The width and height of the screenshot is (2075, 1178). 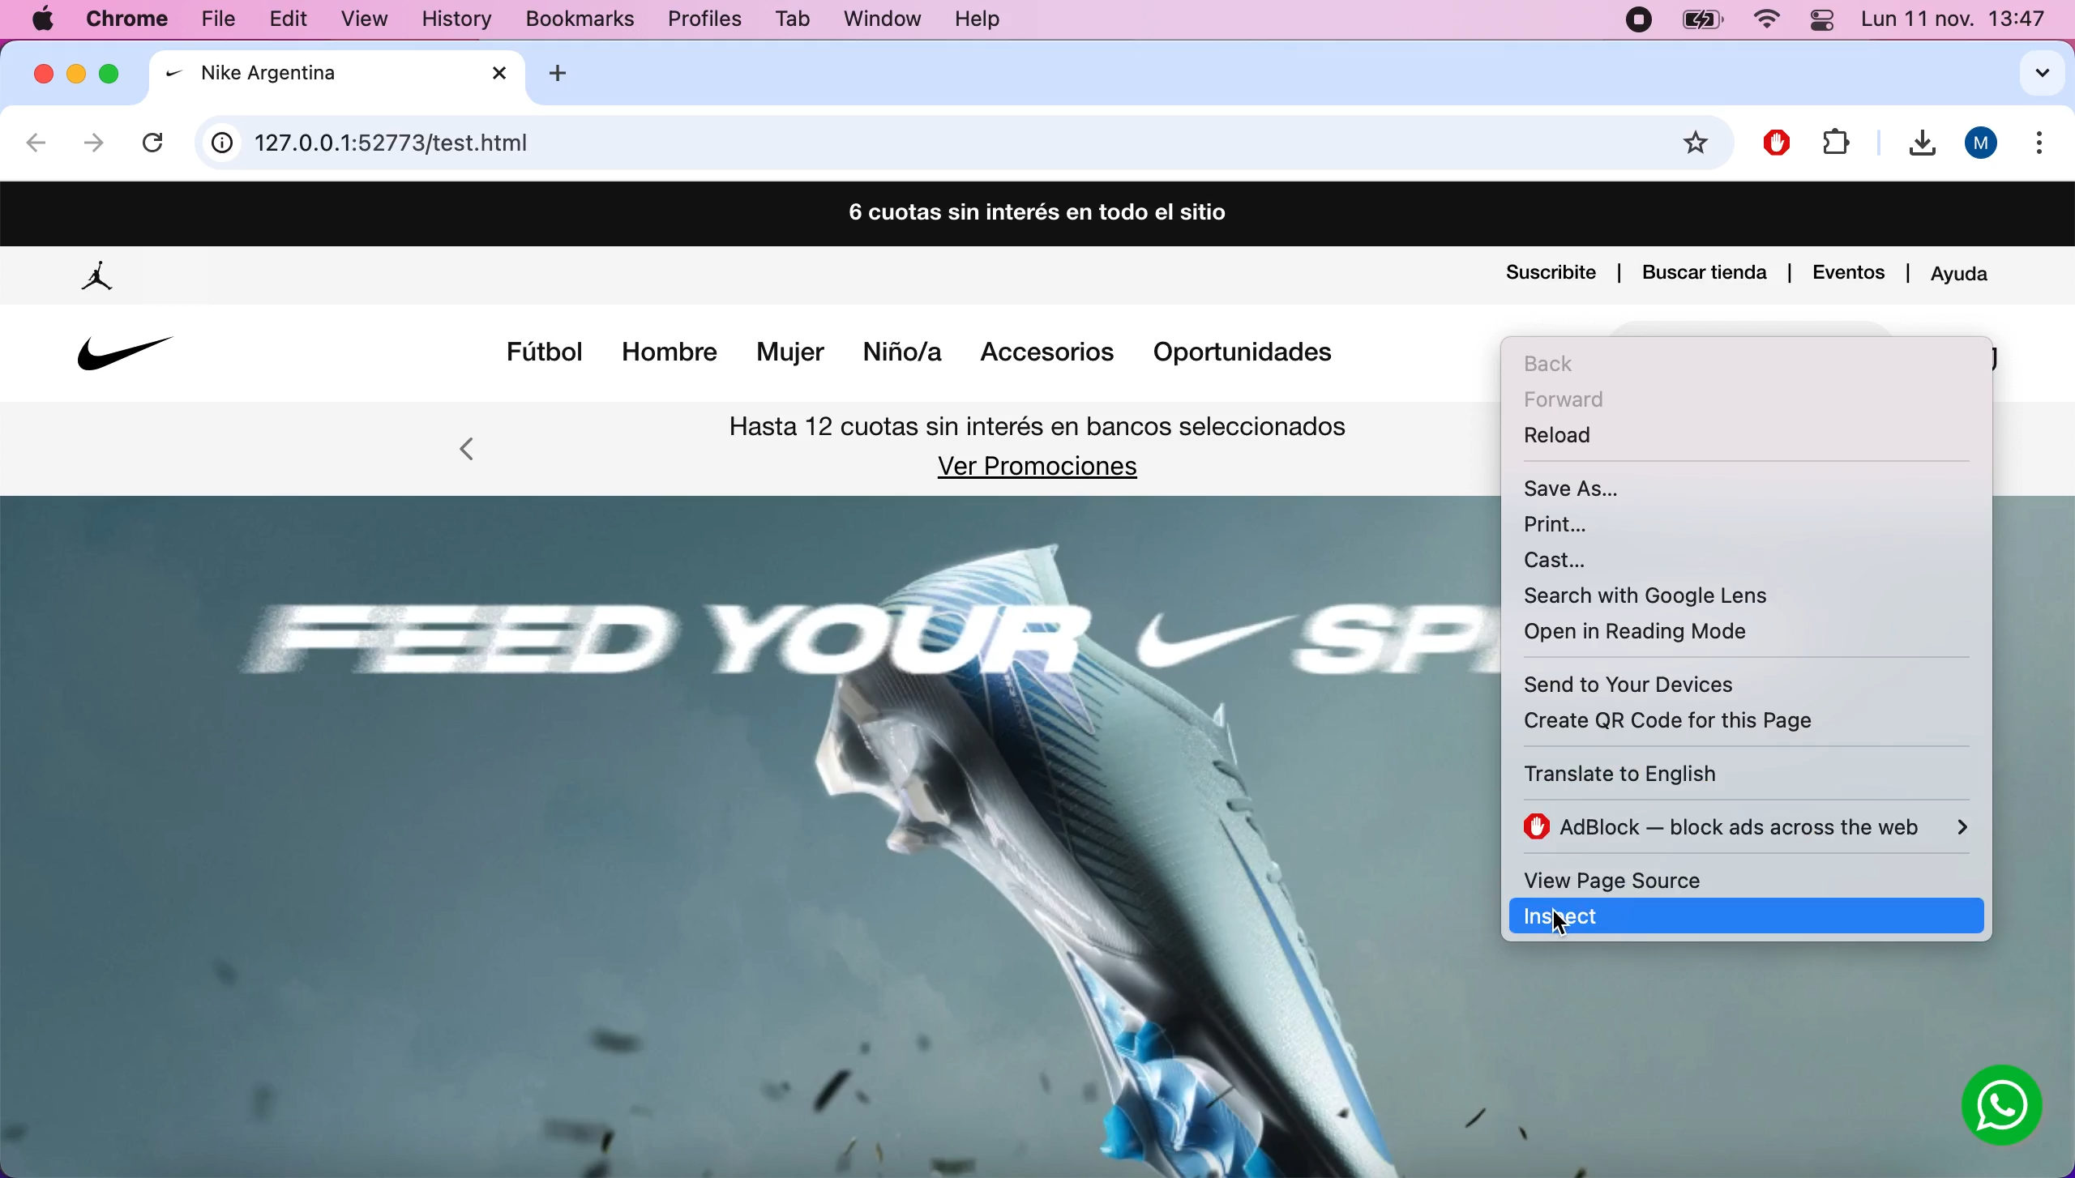 What do you see at coordinates (1696, 719) in the screenshot?
I see `create qr for this page` at bounding box center [1696, 719].